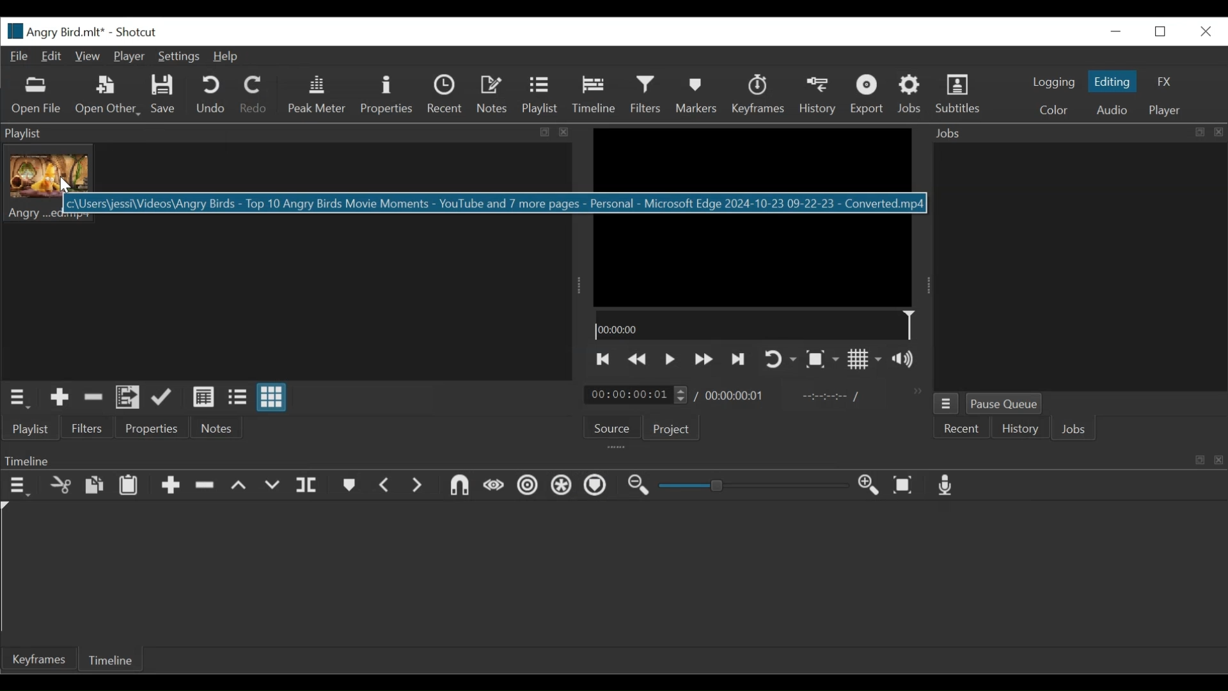 The height and width of the screenshot is (691, 1228). I want to click on FX, so click(1165, 82).